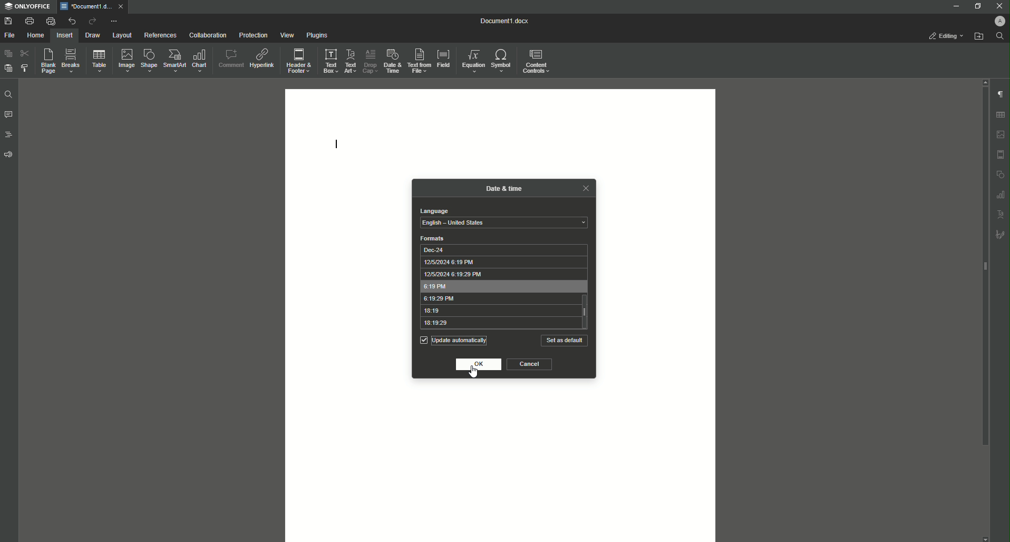 This screenshot has height=542, width=1010. I want to click on Text Line, so click(337, 142).